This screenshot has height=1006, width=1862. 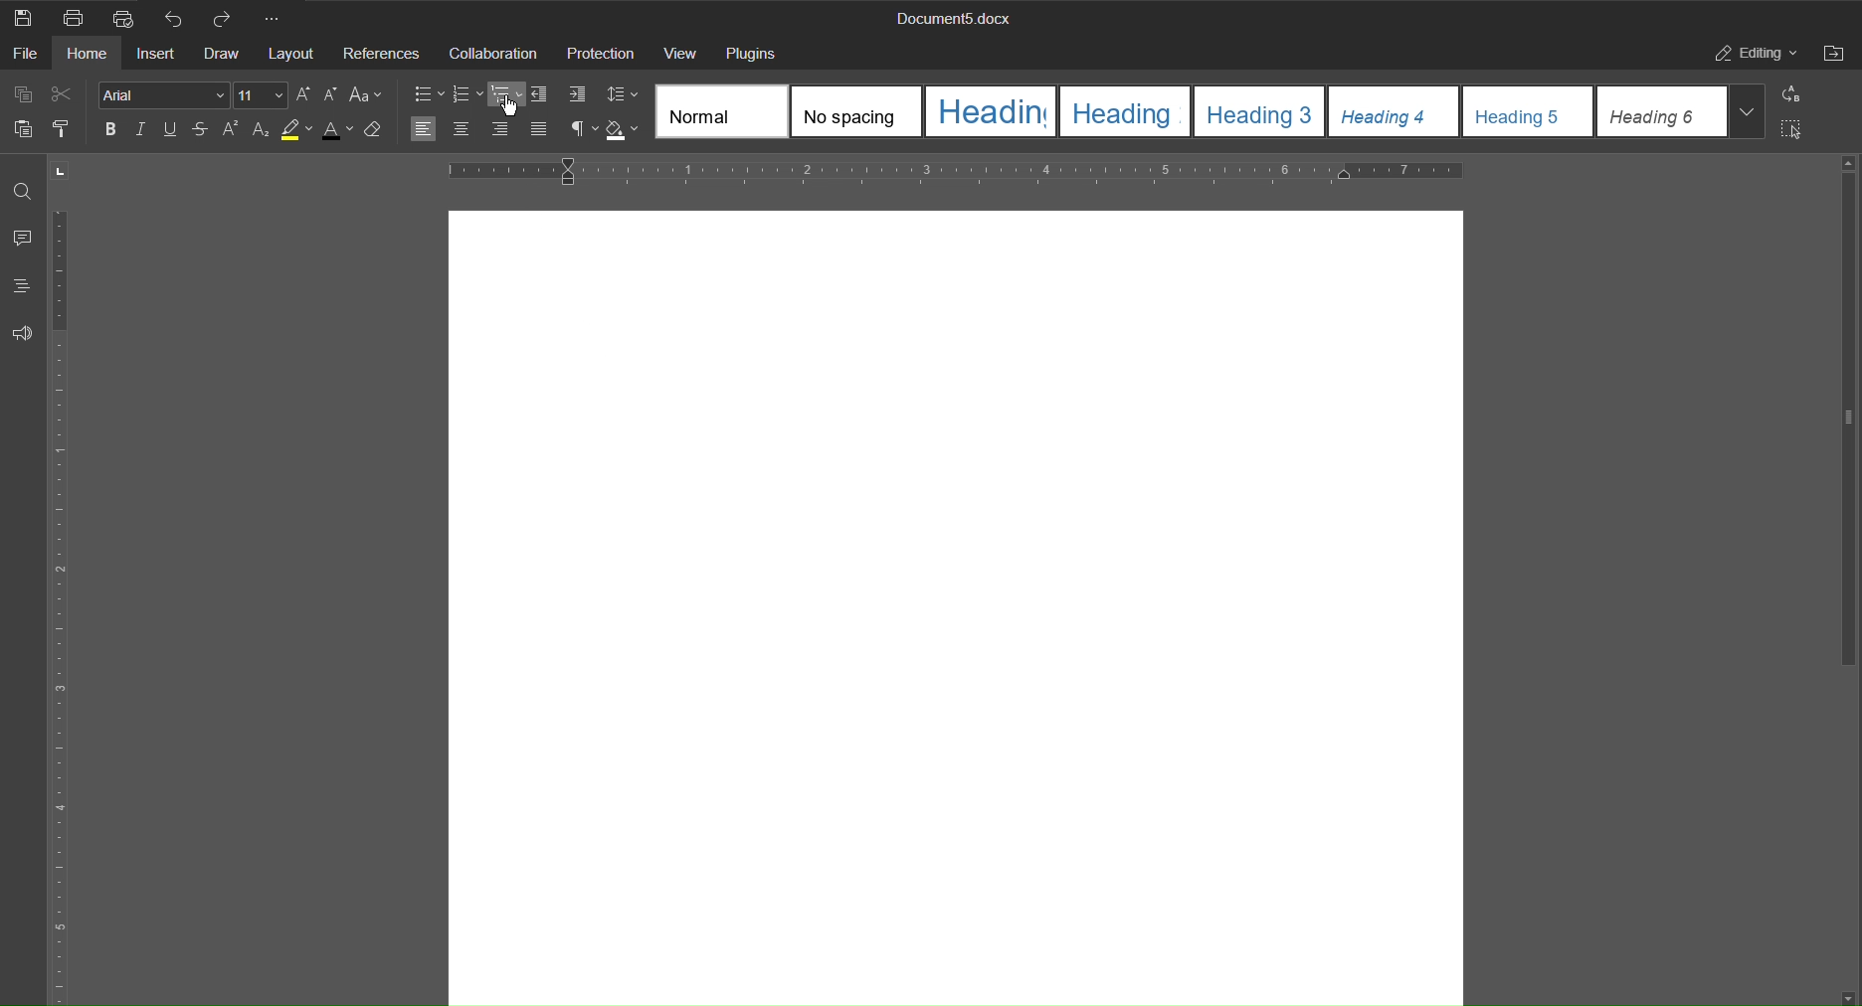 What do you see at coordinates (495, 55) in the screenshot?
I see `Collaboration` at bounding box center [495, 55].